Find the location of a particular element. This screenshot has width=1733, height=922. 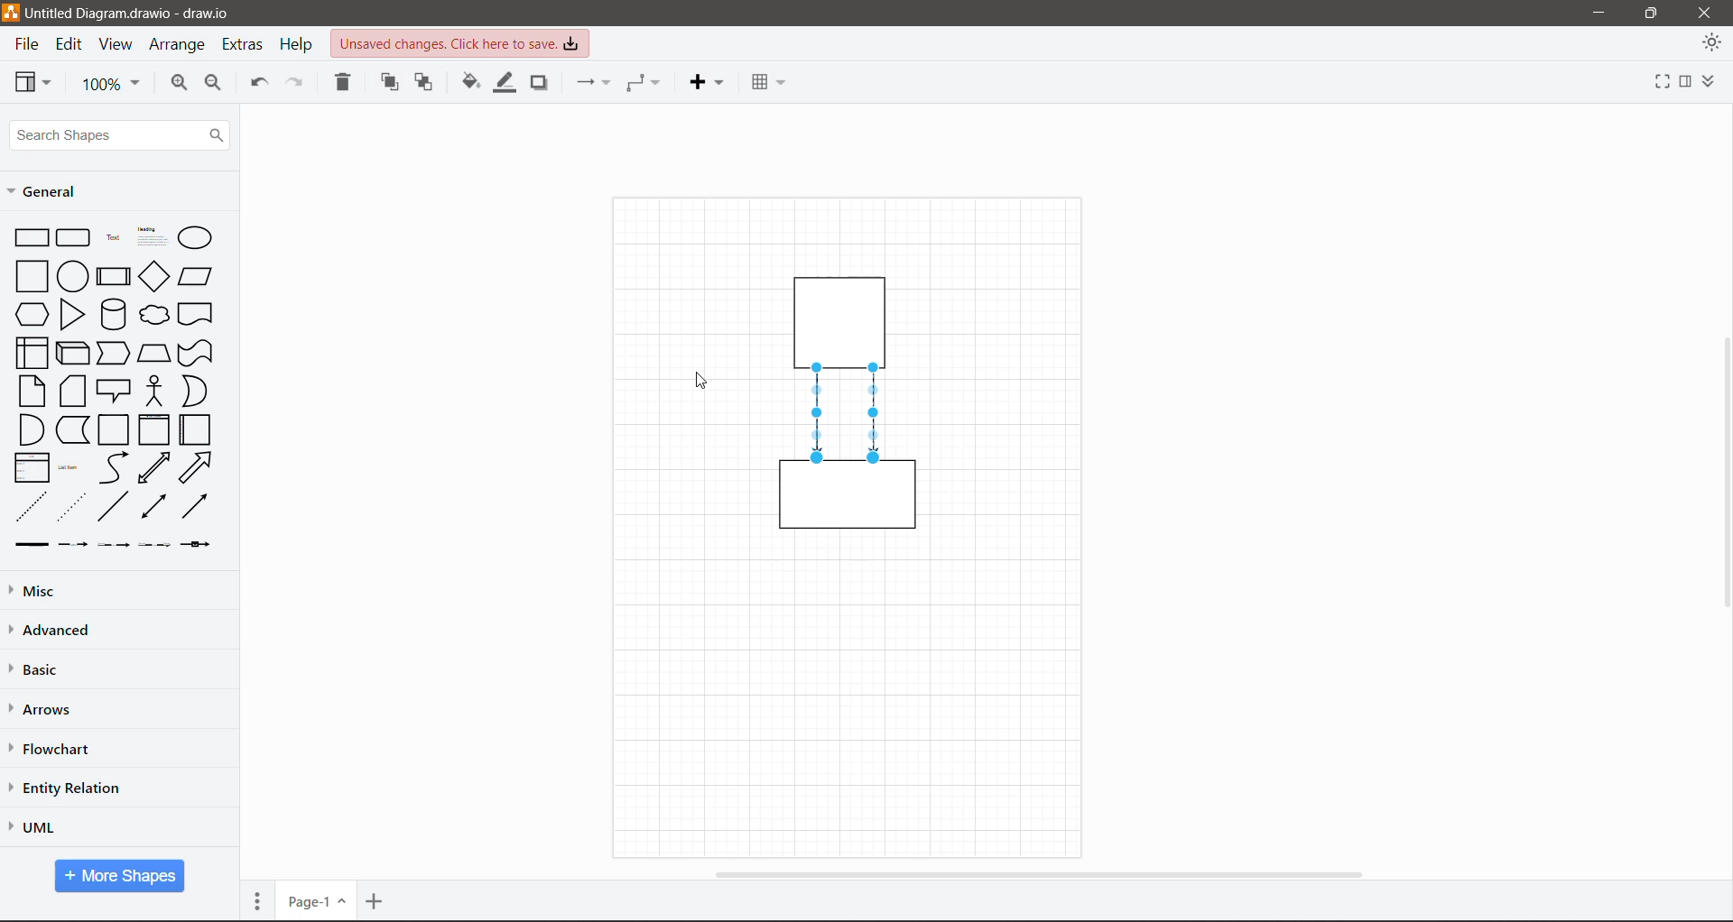

Extras is located at coordinates (245, 45).